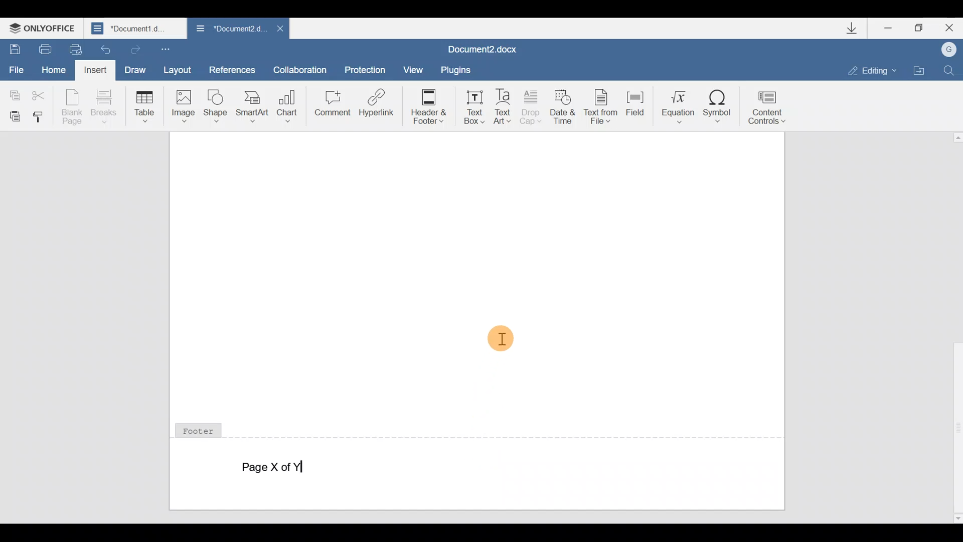 This screenshot has width=963, height=542. I want to click on ONLYOFFICE, so click(45, 26).